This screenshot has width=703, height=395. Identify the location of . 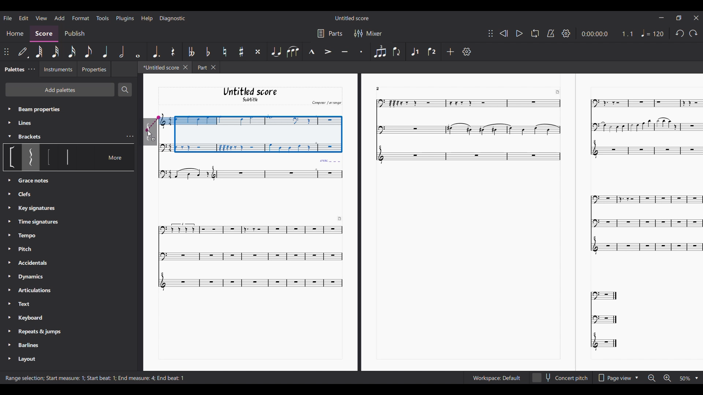
(8, 234).